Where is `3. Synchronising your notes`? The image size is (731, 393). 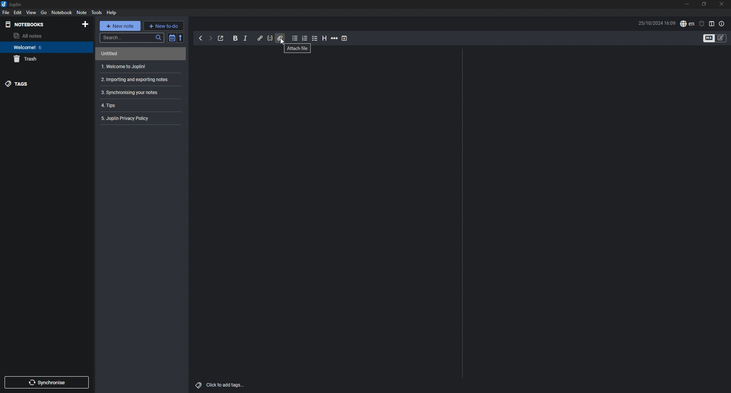
3. Synchronising your notes is located at coordinates (134, 93).